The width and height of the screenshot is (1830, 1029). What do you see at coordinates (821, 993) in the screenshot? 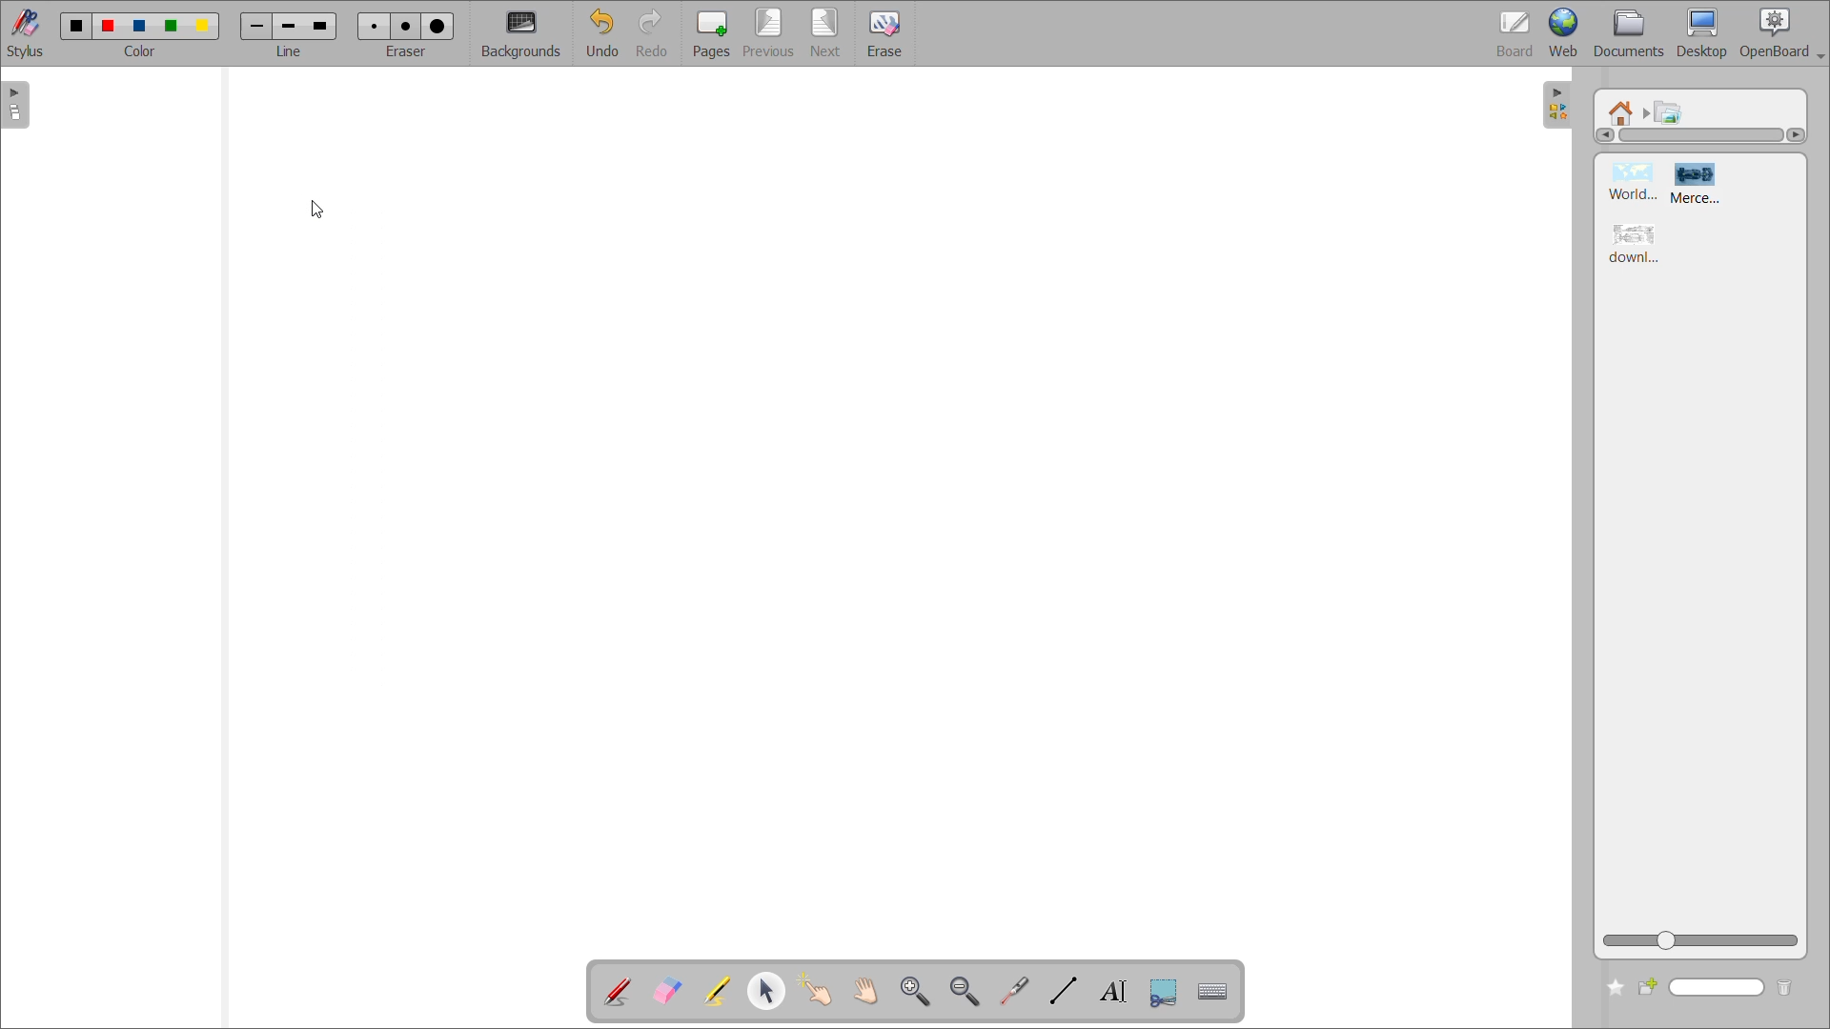
I see `interact with items` at bounding box center [821, 993].